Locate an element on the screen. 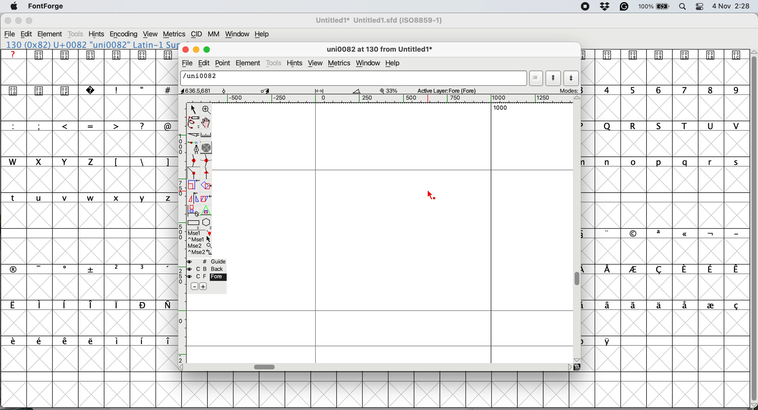 The image size is (758, 410). metrics is located at coordinates (341, 64).